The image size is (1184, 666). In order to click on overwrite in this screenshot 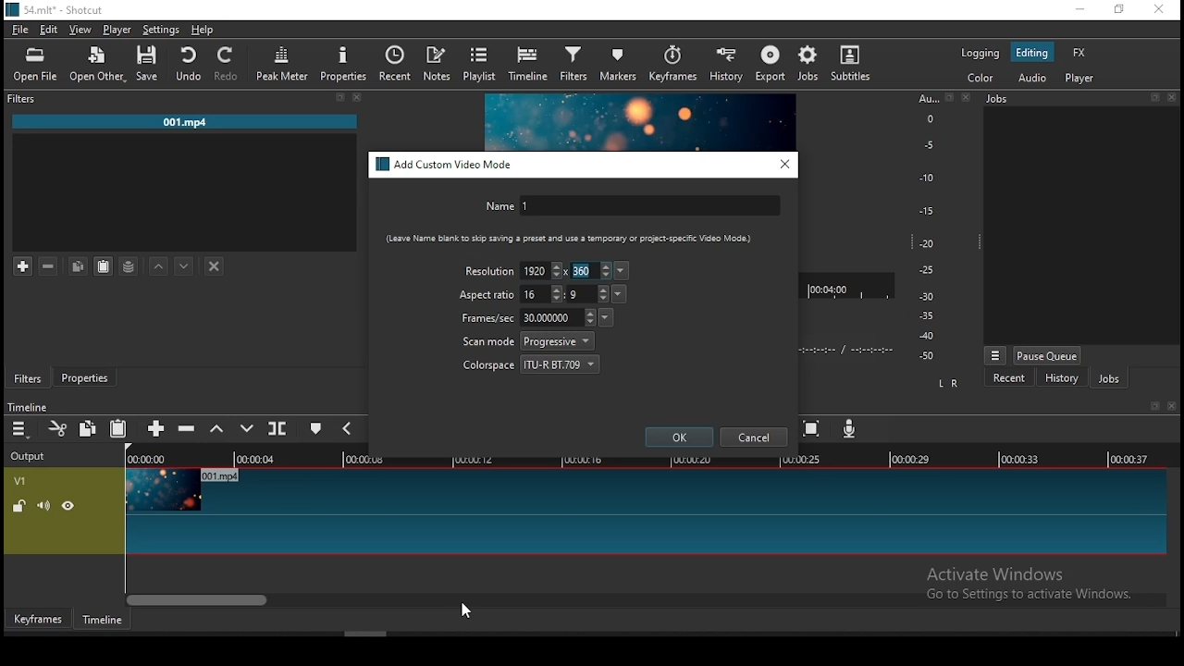, I will do `click(249, 428)`.